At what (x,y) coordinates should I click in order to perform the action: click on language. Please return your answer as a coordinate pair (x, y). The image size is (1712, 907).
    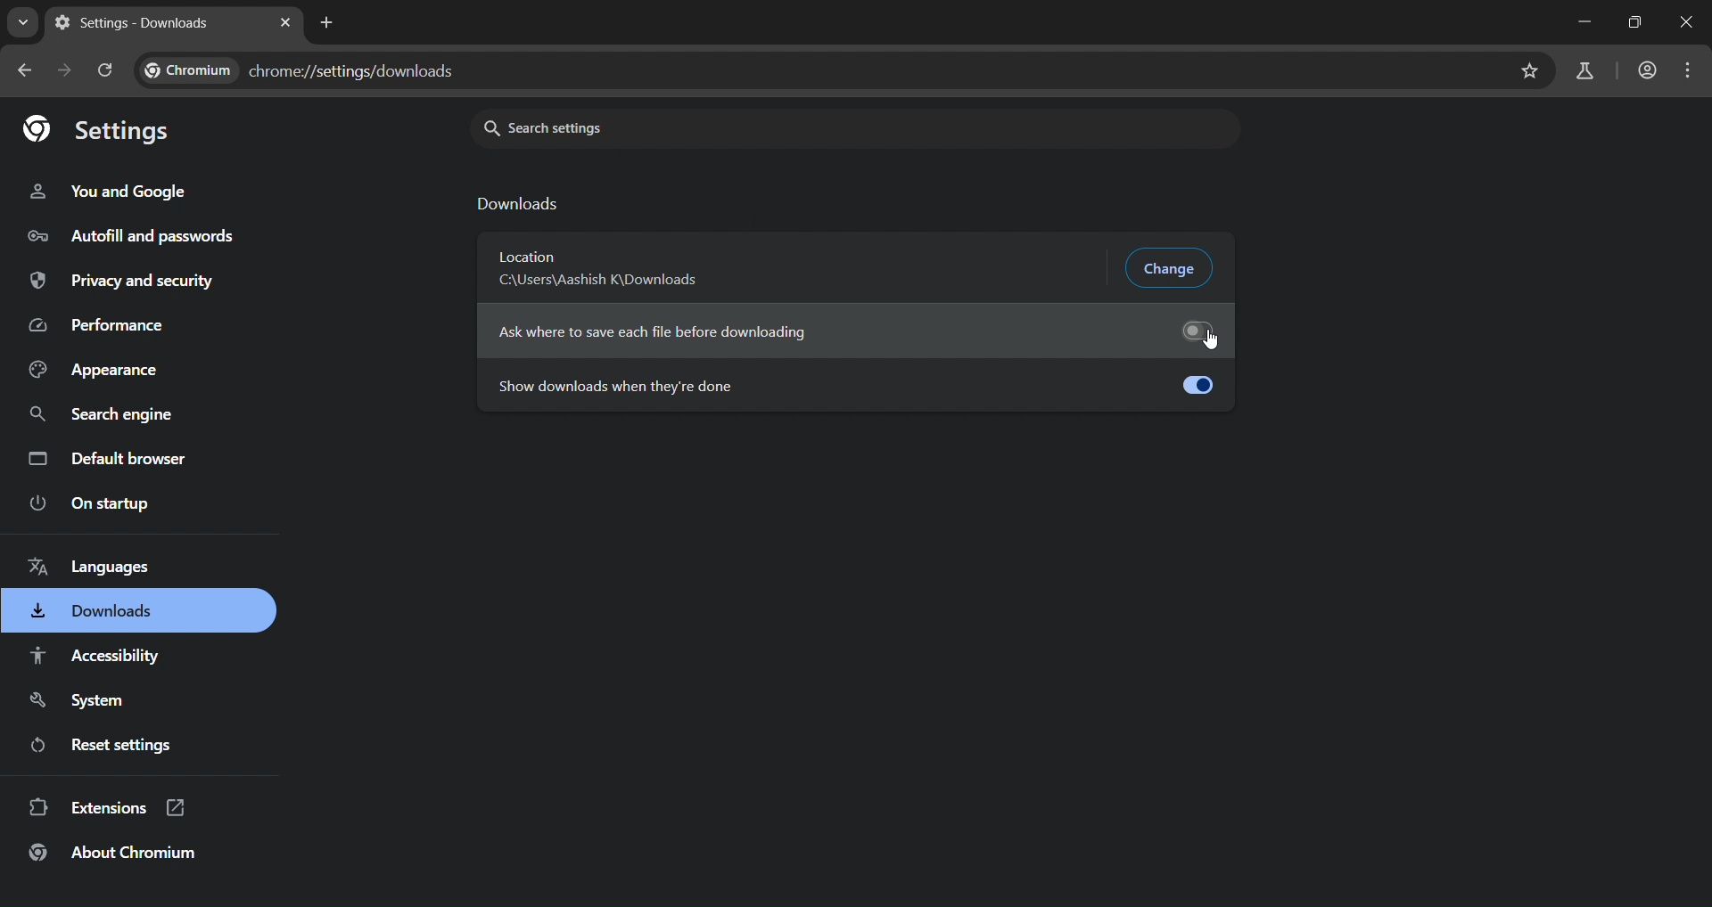
    Looking at the image, I should click on (107, 569).